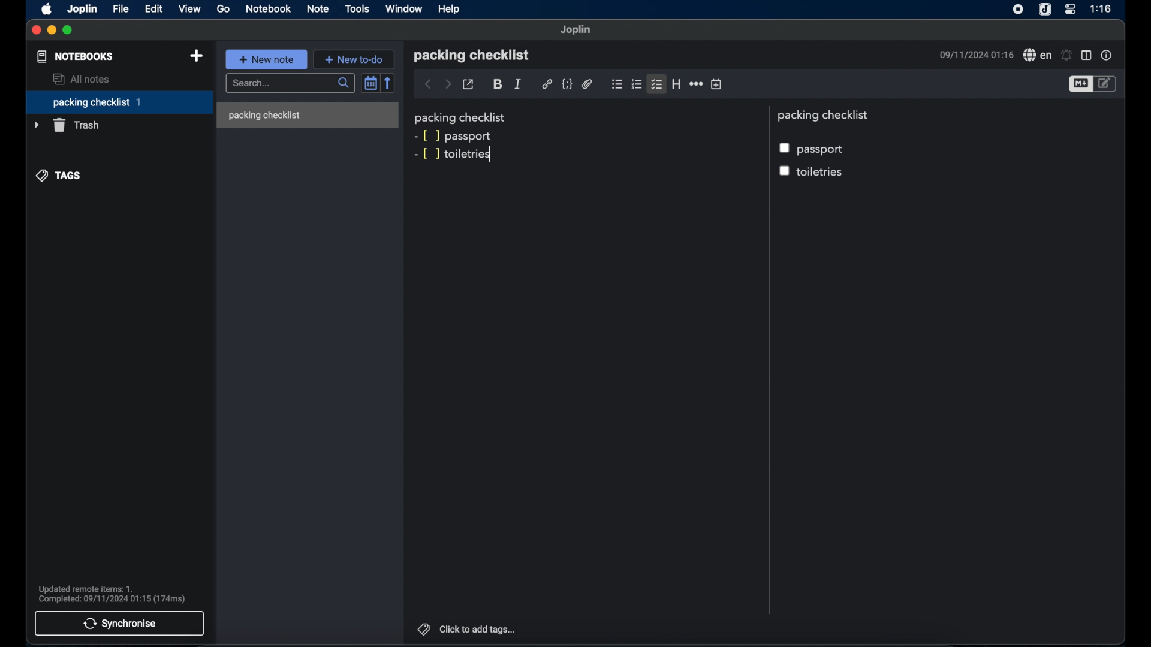 The image size is (1151, 647). I want to click on checklist, so click(658, 85).